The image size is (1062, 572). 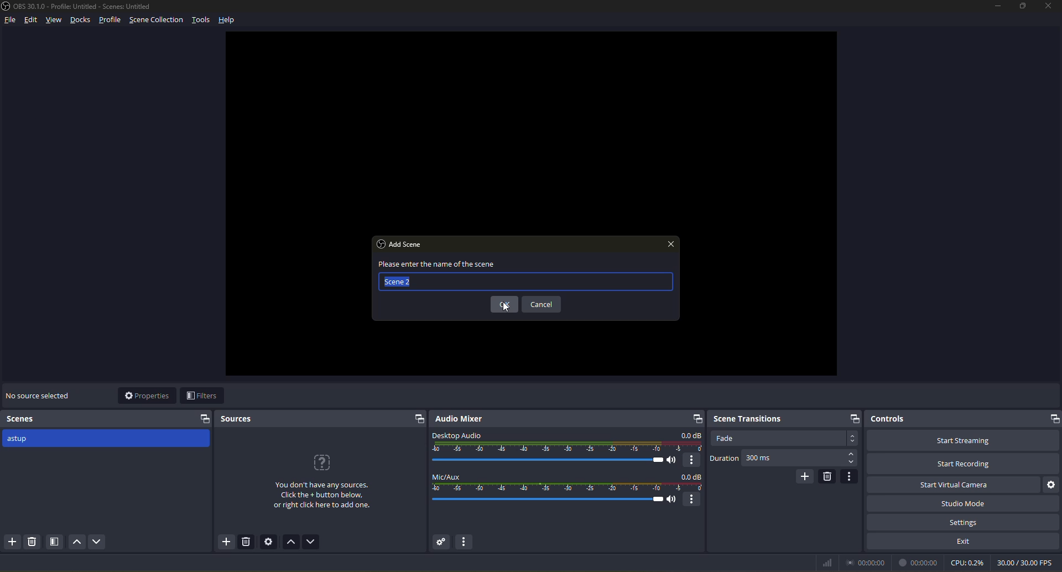 I want to click on more options, so click(x=693, y=500).